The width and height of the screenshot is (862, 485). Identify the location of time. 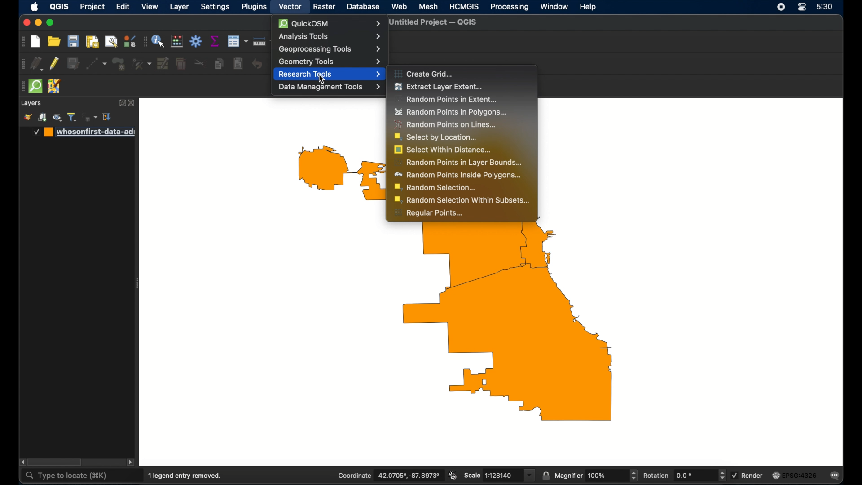
(825, 6).